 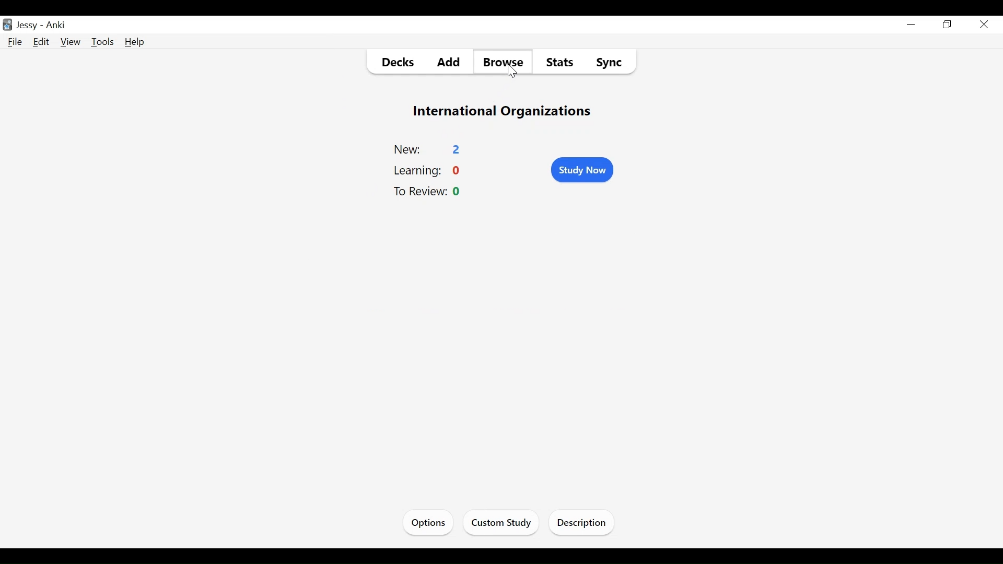 What do you see at coordinates (29, 26) in the screenshot?
I see `User Nmae` at bounding box center [29, 26].